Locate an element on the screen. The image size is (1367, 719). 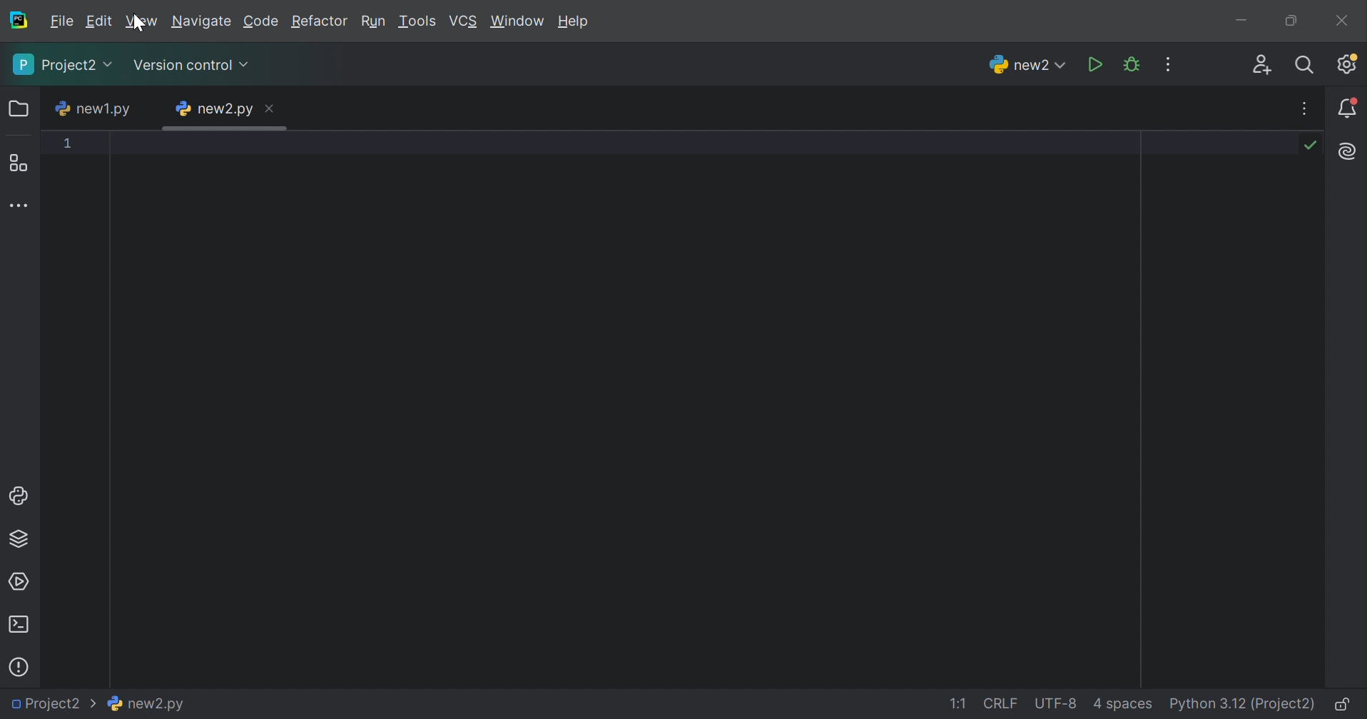
Services is located at coordinates (19, 583).